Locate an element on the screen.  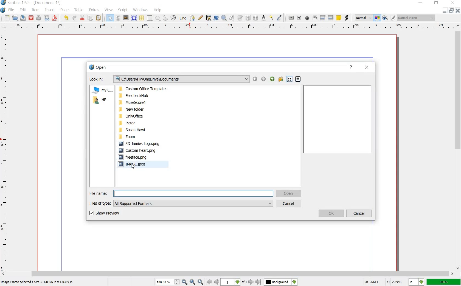
redo is located at coordinates (74, 18).